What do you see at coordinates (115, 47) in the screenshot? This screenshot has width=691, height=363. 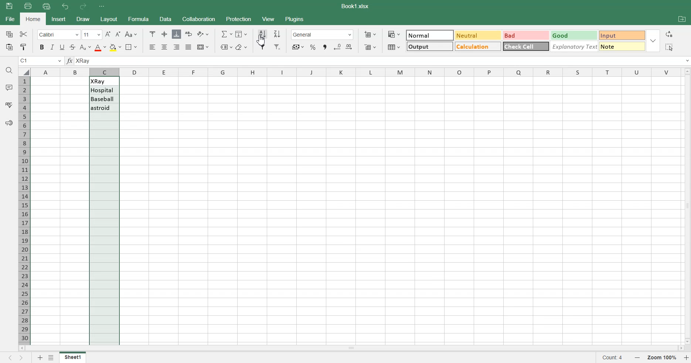 I see `Fill Color` at bounding box center [115, 47].